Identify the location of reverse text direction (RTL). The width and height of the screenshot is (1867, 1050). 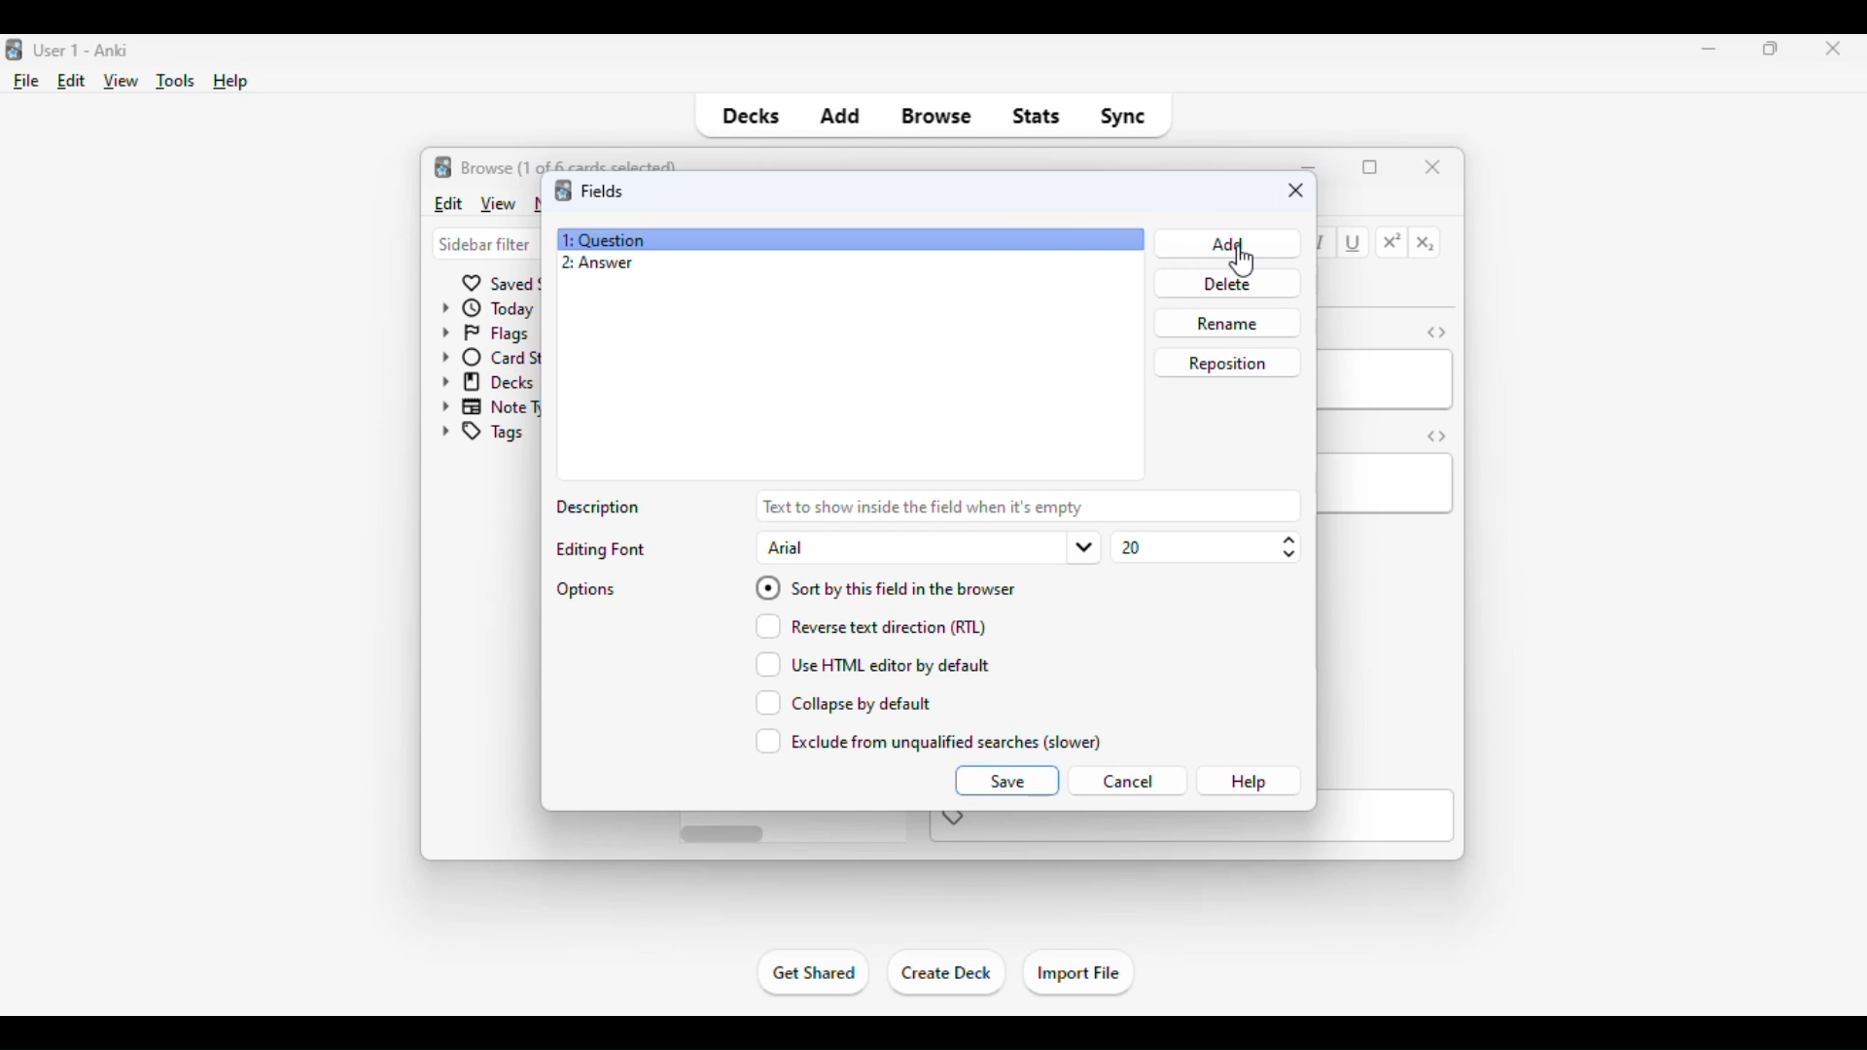
(870, 625).